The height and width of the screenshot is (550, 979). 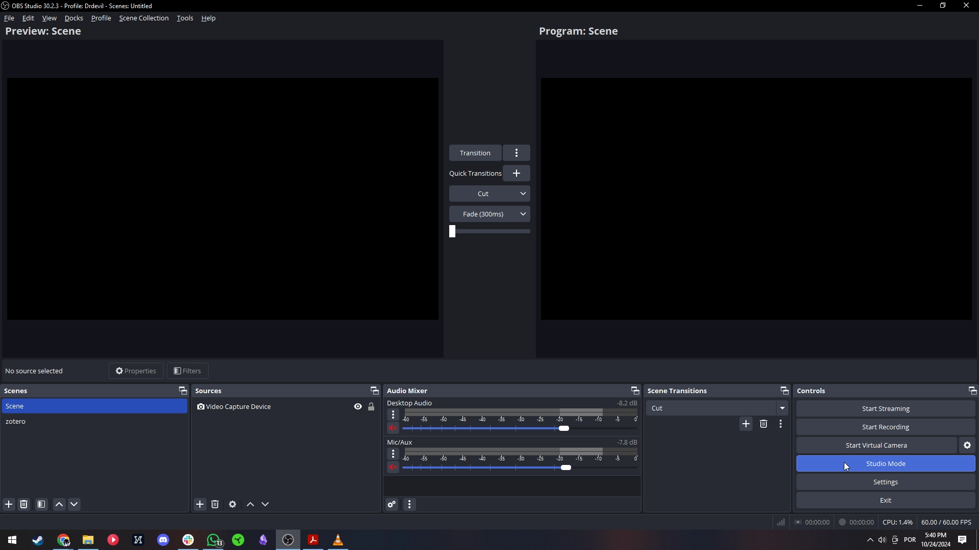 I want to click on Restore down, so click(x=943, y=6).